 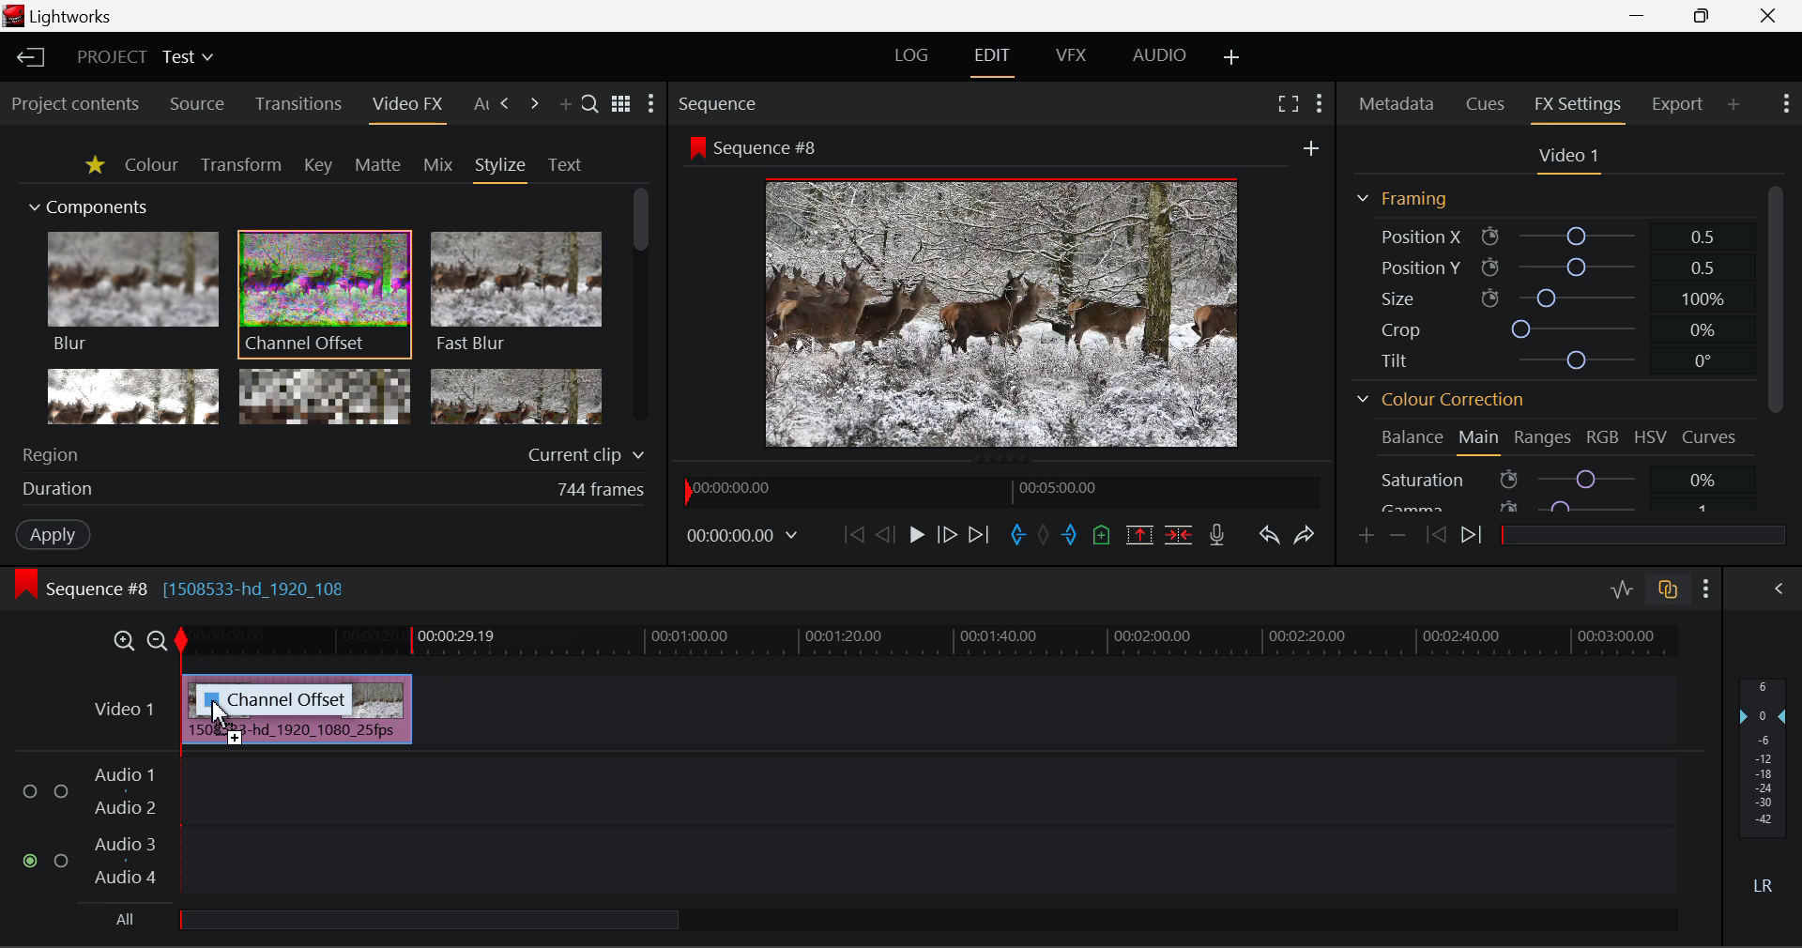 What do you see at coordinates (1474, 538) in the screenshot?
I see `Next keyframe` at bounding box center [1474, 538].